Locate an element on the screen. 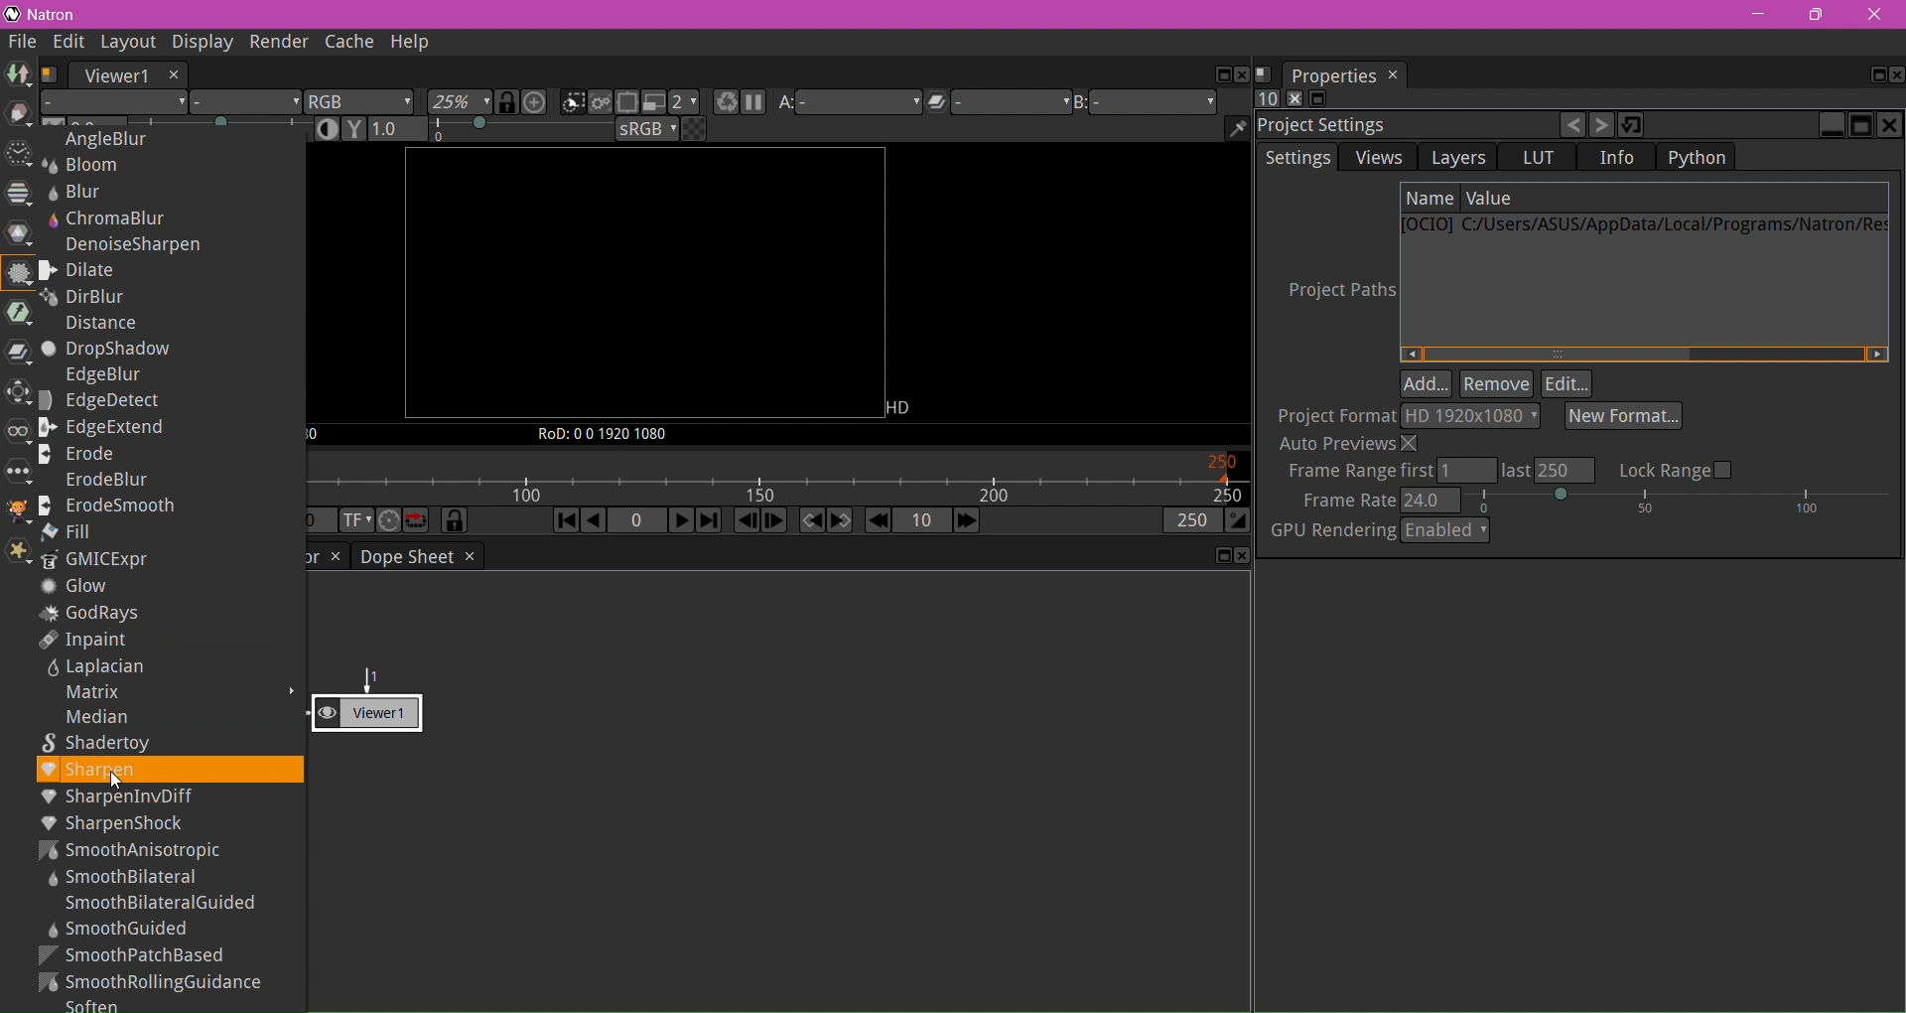 The width and height of the screenshot is (1906, 1013). Viewer gamma correction level is located at coordinates (491, 130).